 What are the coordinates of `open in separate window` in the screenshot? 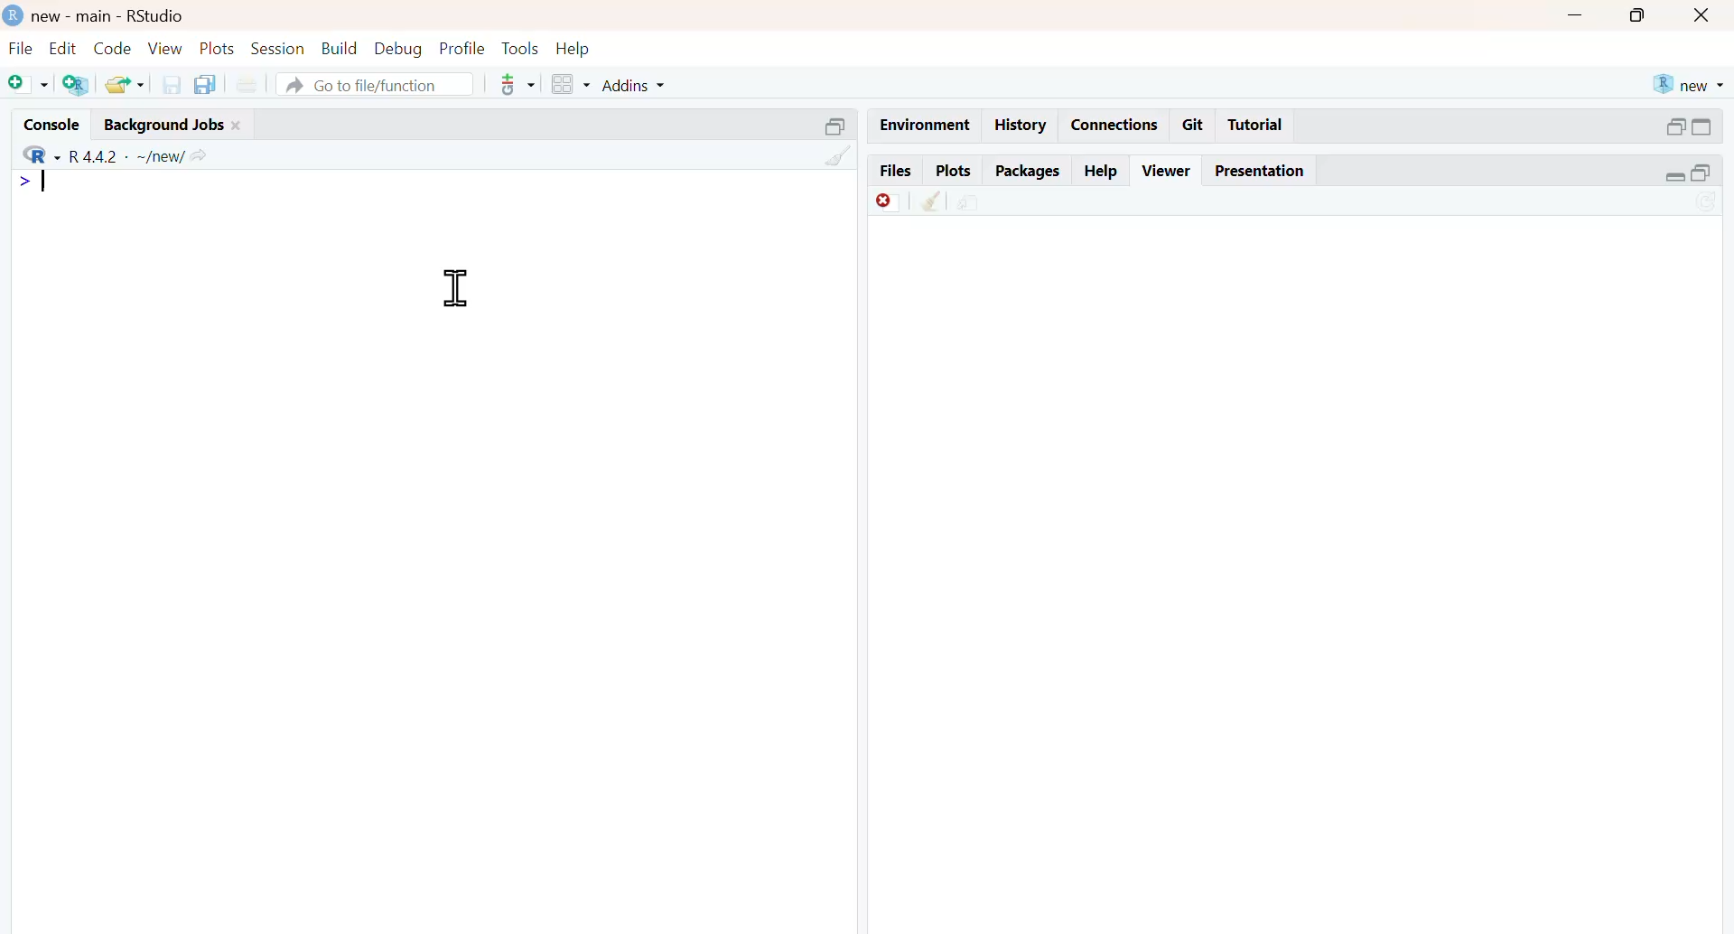 It's located at (1701, 173).